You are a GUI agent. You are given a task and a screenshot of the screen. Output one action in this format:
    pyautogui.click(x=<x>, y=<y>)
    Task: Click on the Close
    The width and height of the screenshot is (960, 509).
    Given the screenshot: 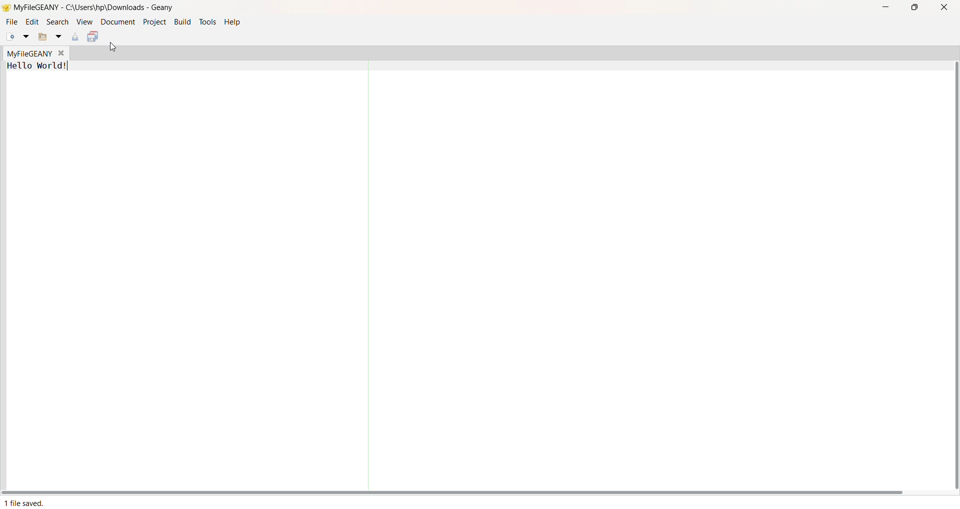 What is the action you would take?
    pyautogui.click(x=945, y=6)
    